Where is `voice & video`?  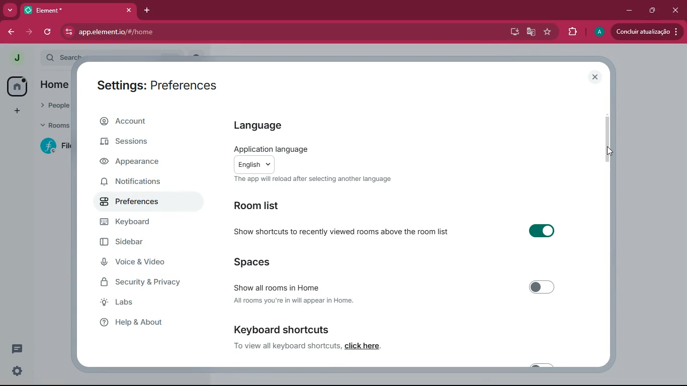
voice & video is located at coordinates (141, 262).